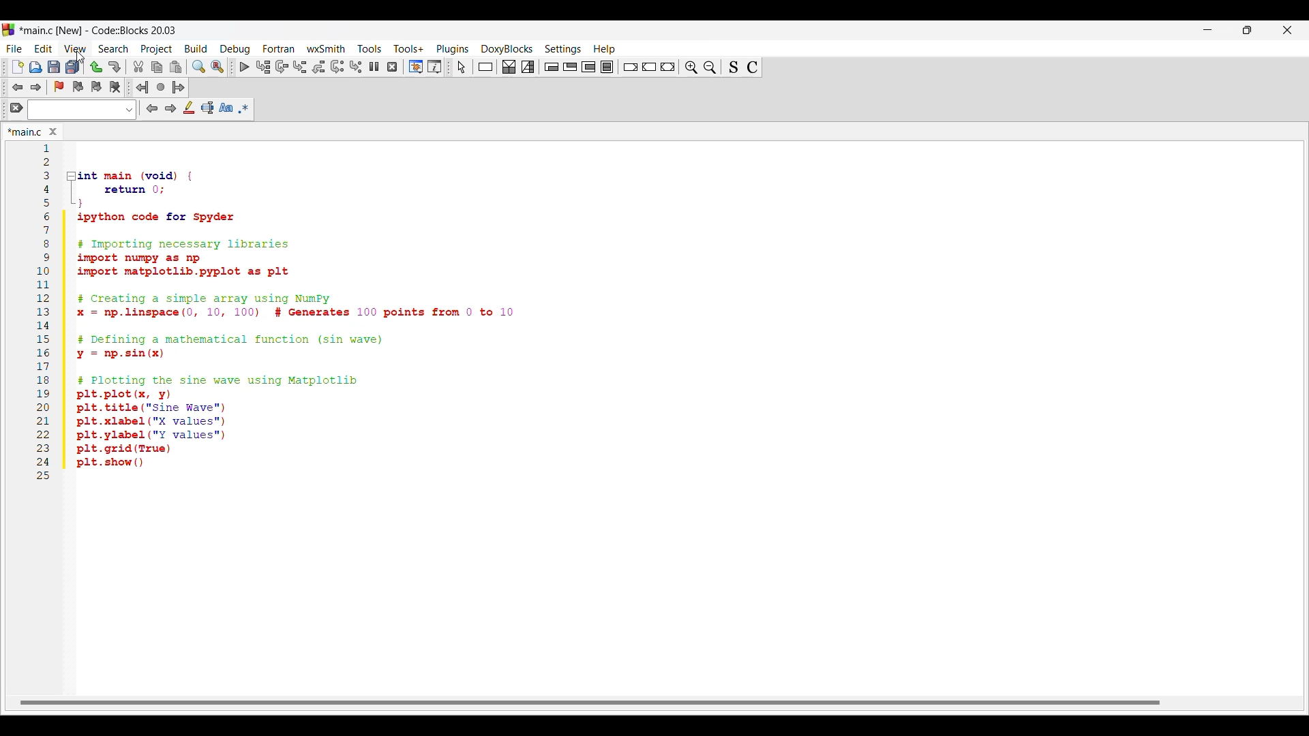 This screenshot has width=1309, height=736. Describe the element at coordinates (327, 48) in the screenshot. I see `wxSmith menu` at that location.